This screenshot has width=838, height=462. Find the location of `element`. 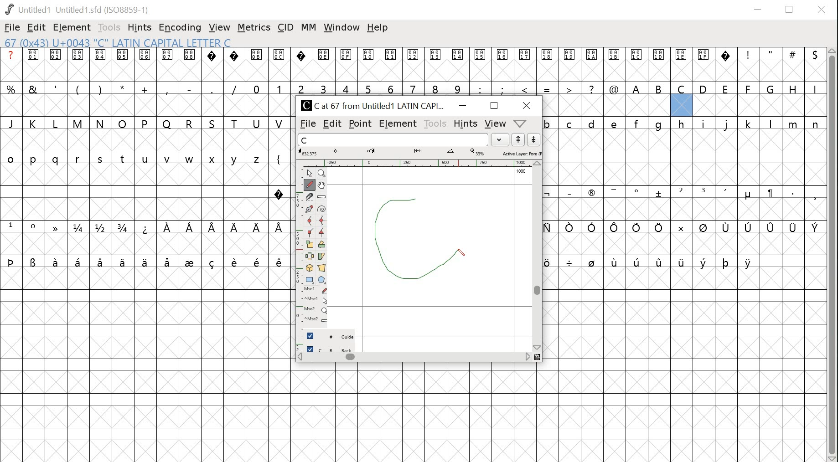

element is located at coordinates (398, 123).